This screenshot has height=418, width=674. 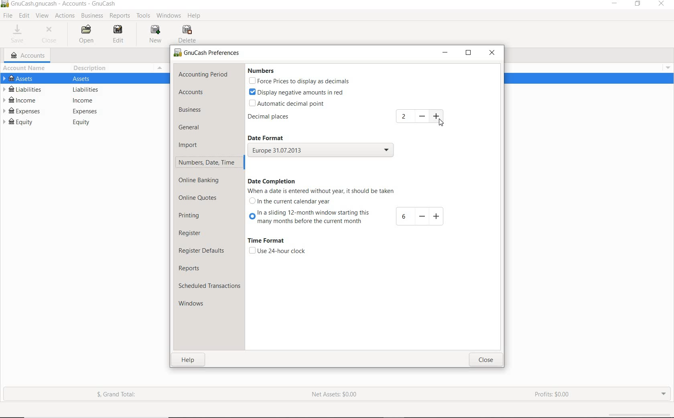 I want to click on SYSTEM NAME, so click(x=4, y=4).